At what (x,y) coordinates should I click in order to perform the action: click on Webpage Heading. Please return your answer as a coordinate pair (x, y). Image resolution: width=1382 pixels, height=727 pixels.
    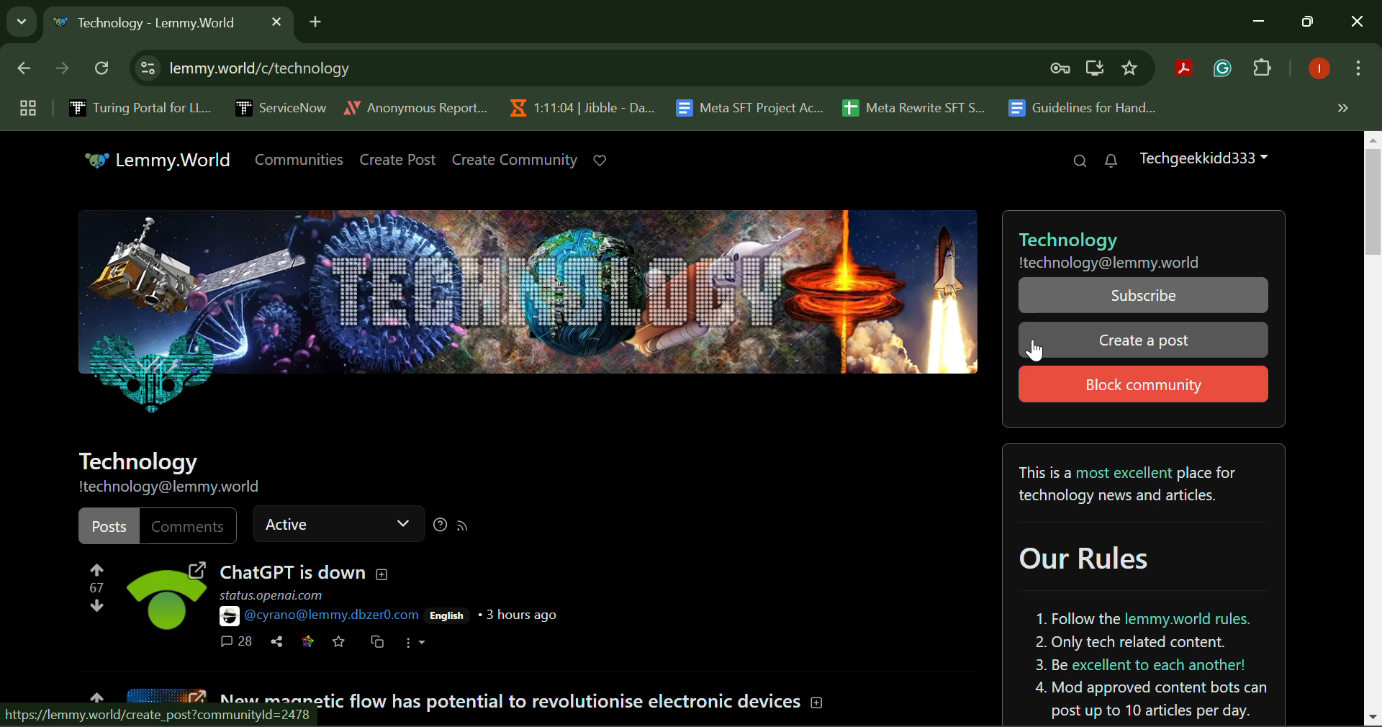
    Looking at the image, I should click on (153, 24).